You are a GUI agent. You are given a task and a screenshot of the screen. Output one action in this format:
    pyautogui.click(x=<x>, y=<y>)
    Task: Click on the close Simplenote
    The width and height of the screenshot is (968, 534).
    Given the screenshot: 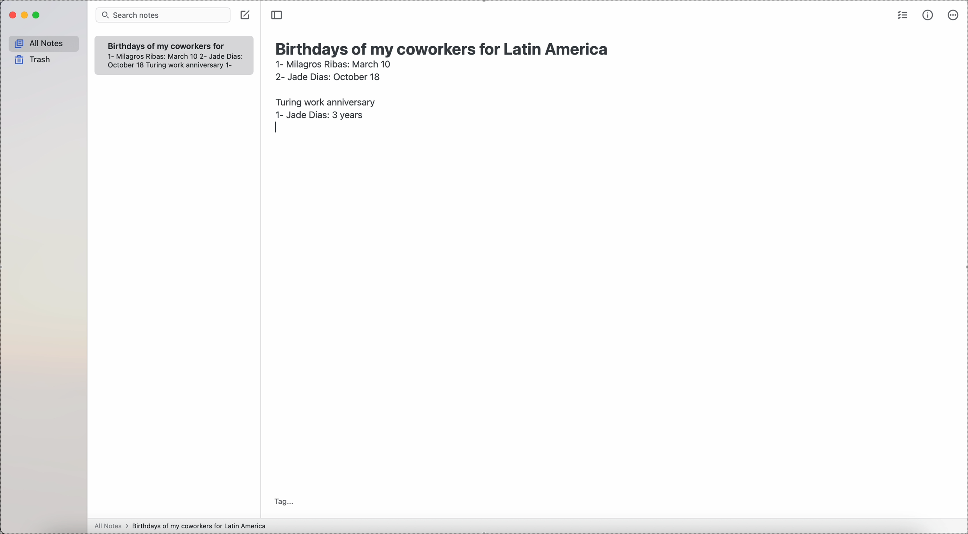 What is the action you would take?
    pyautogui.click(x=12, y=15)
    